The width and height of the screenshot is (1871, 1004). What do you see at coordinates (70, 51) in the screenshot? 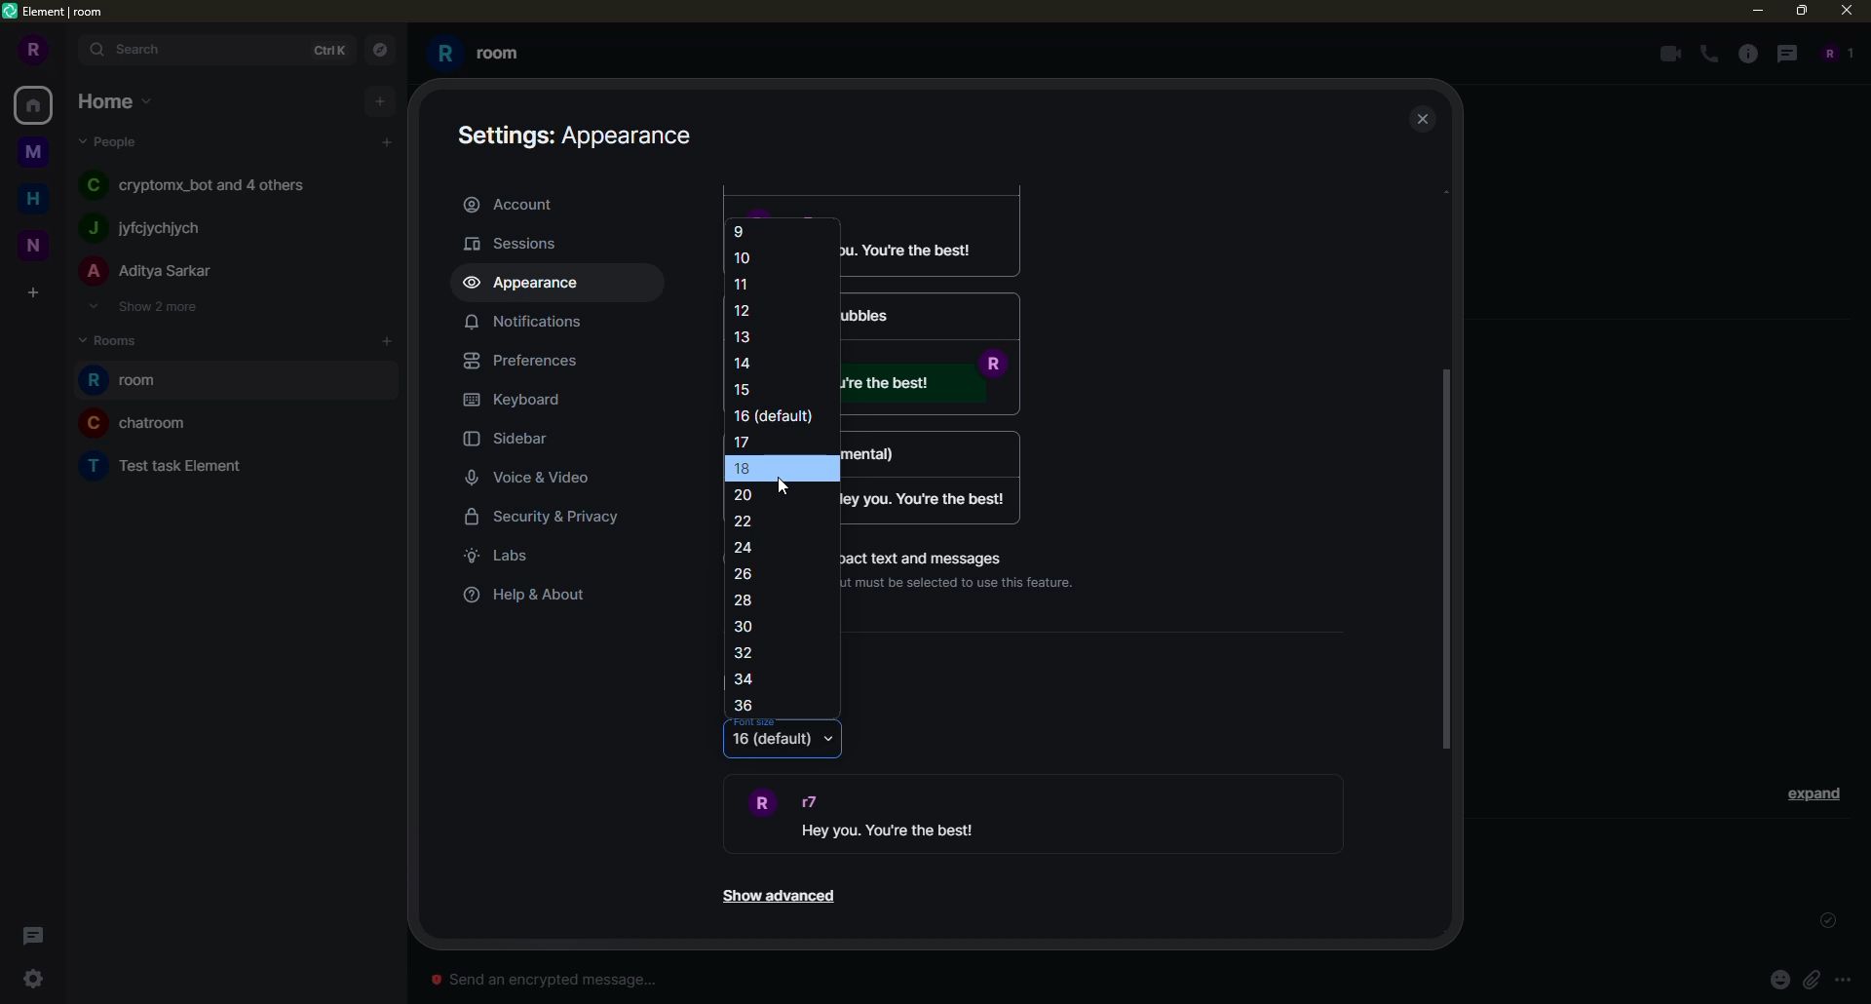
I see `expand` at bounding box center [70, 51].